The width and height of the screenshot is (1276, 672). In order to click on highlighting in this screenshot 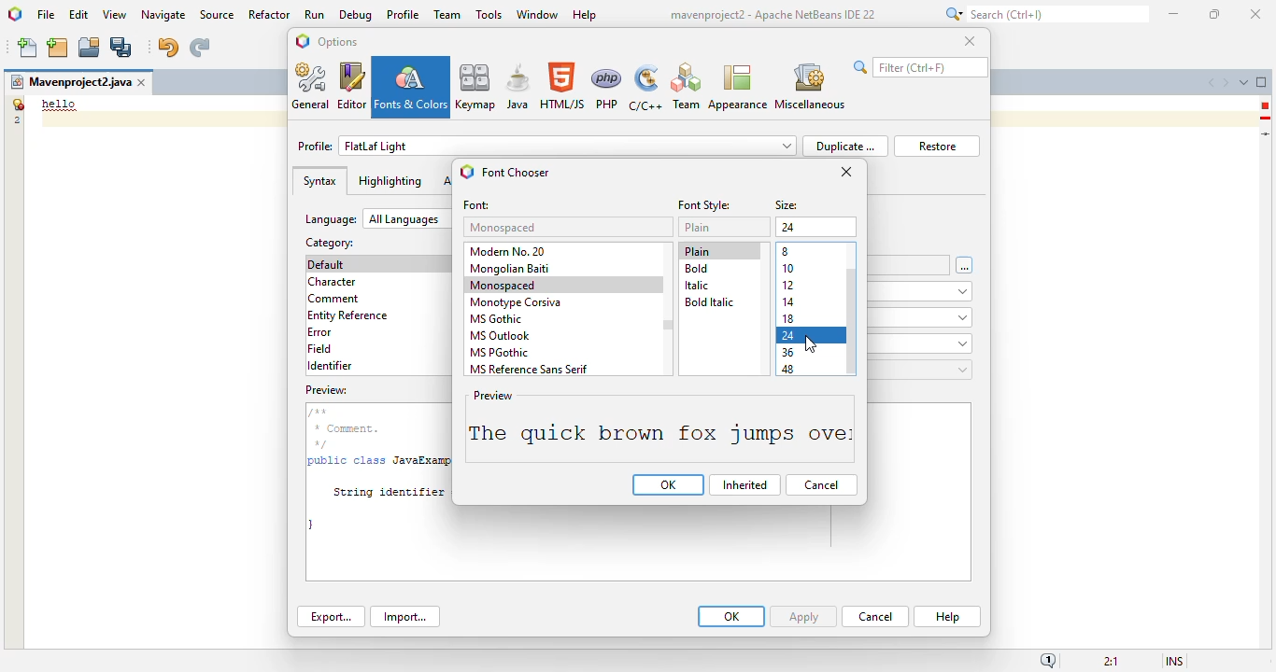, I will do `click(390, 181)`.